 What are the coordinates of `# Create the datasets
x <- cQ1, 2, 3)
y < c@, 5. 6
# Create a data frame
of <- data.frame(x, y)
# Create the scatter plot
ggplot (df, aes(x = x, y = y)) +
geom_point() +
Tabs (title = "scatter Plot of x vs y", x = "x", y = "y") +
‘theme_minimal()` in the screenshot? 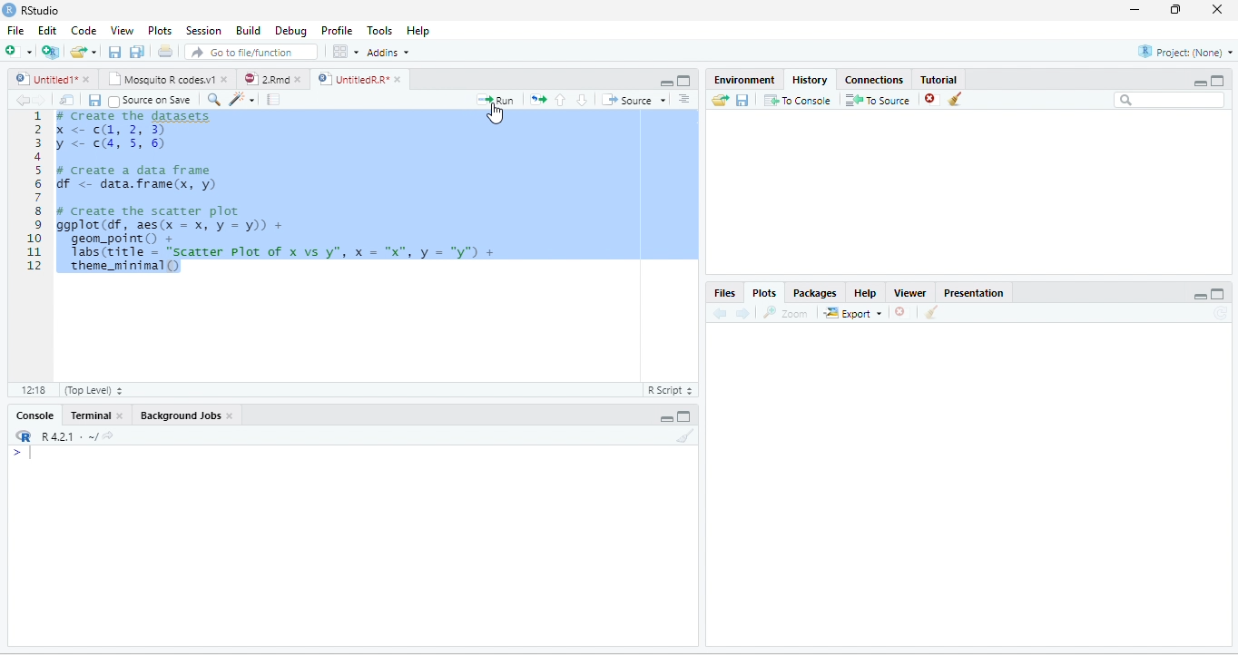 It's located at (280, 194).